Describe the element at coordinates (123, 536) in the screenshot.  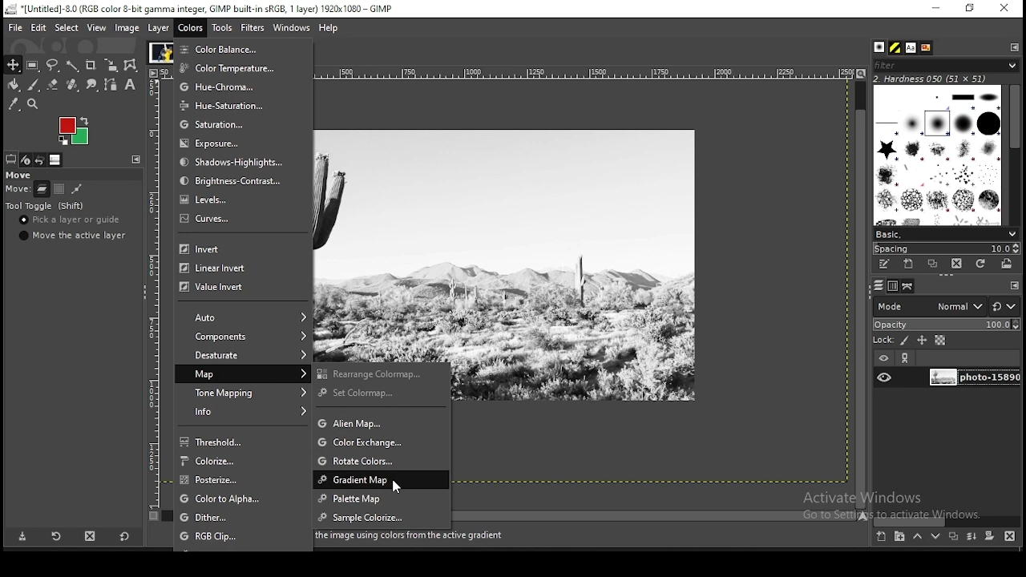
I see `reset to defaults` at that location.